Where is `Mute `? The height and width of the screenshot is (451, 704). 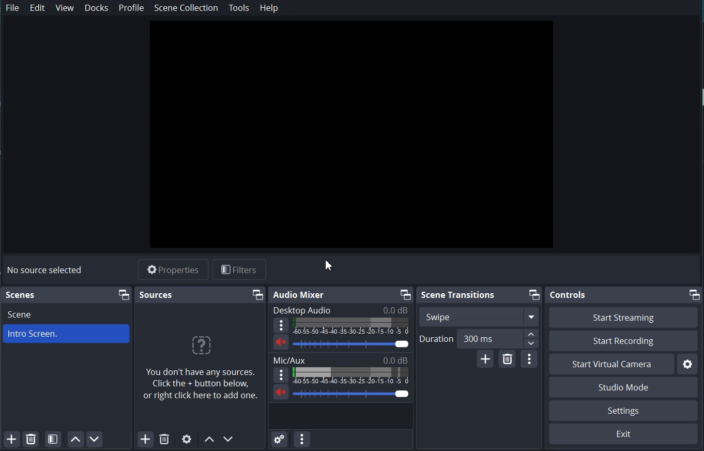
Mute  is located at coordinates (281, 392).